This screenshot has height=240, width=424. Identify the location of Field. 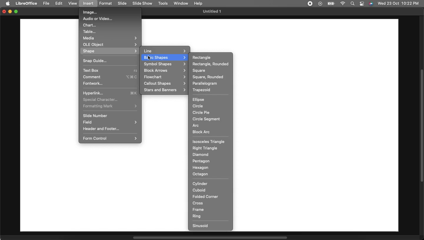
(110, 122).